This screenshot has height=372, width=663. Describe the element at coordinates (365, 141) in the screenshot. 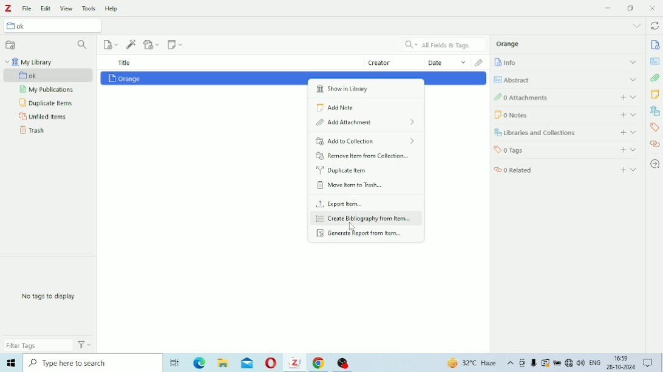

I see `Add to Collection` at that location.